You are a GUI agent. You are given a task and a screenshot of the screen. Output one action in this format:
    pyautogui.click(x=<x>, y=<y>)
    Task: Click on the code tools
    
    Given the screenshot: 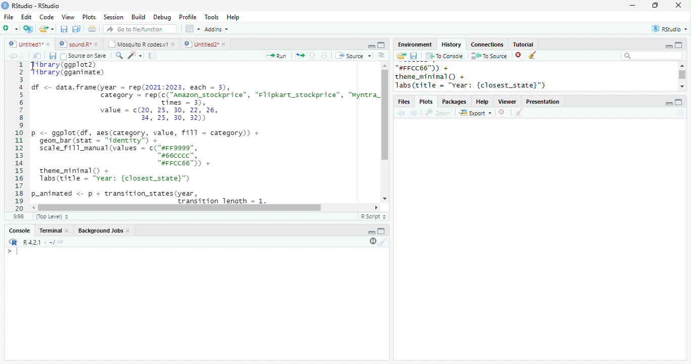 What is the action you would take?
    pyautogui.click(x=135, y=55)
    